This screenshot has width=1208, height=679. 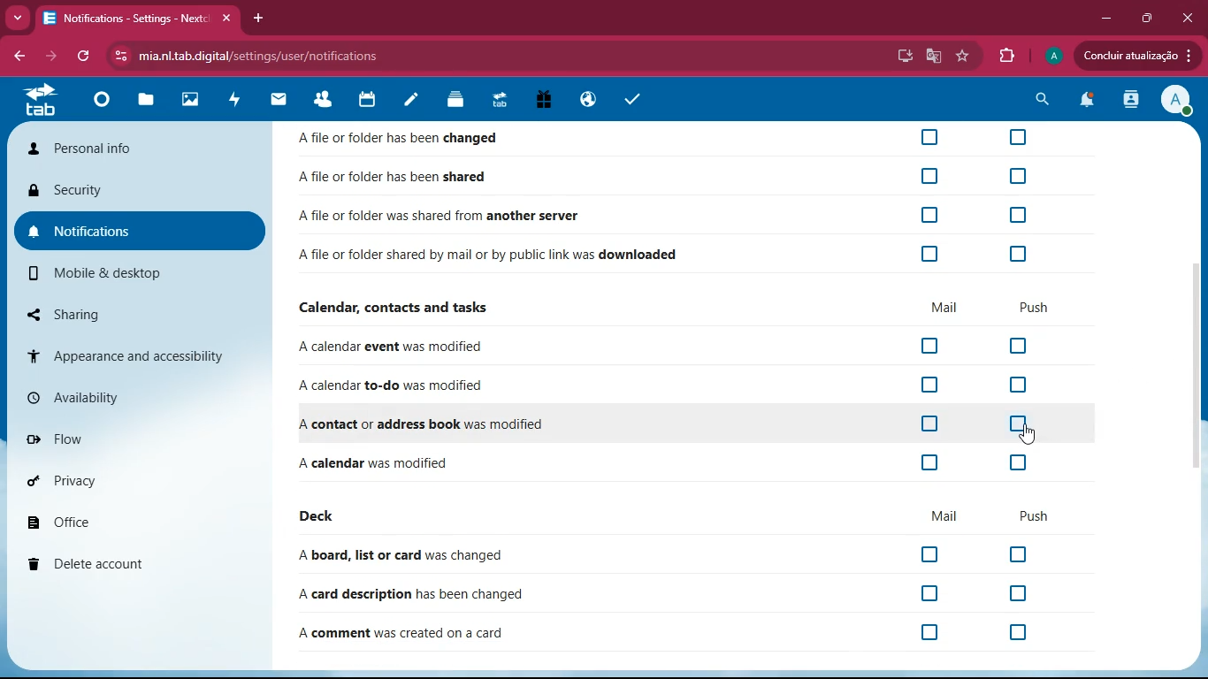 What do you see at coordinates (438, 216) in the screenshot?
I see `A file or folder was shared from another server` at bounding box center [438, 216].